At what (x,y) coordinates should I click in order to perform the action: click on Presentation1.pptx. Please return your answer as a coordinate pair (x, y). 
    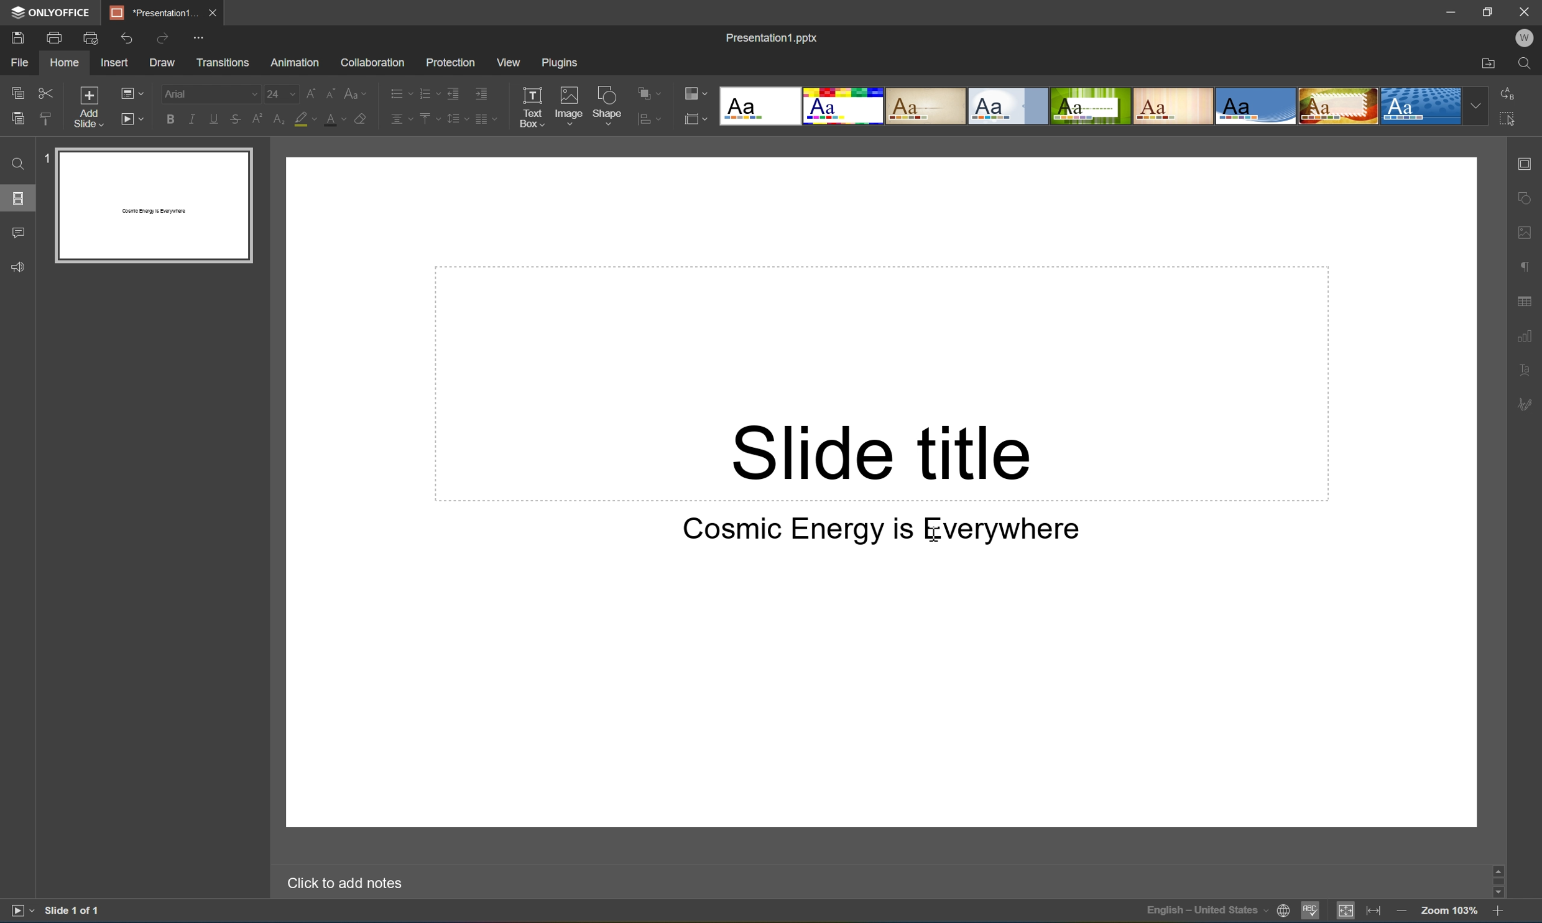
    Looking at the image, I should click on (774, 37).